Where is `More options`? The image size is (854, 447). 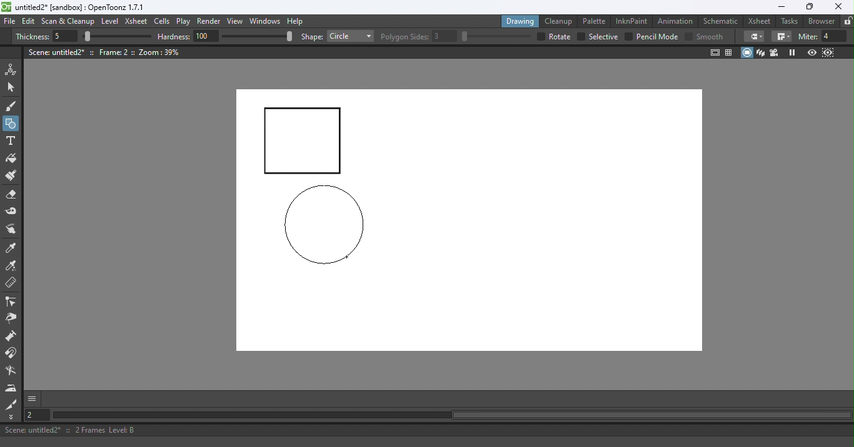 More options is located at coordinates (32, 398).